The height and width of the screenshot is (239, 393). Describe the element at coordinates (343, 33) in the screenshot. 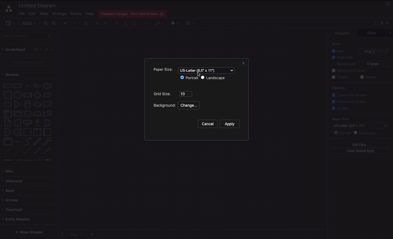

I see `Diagram` at that location.